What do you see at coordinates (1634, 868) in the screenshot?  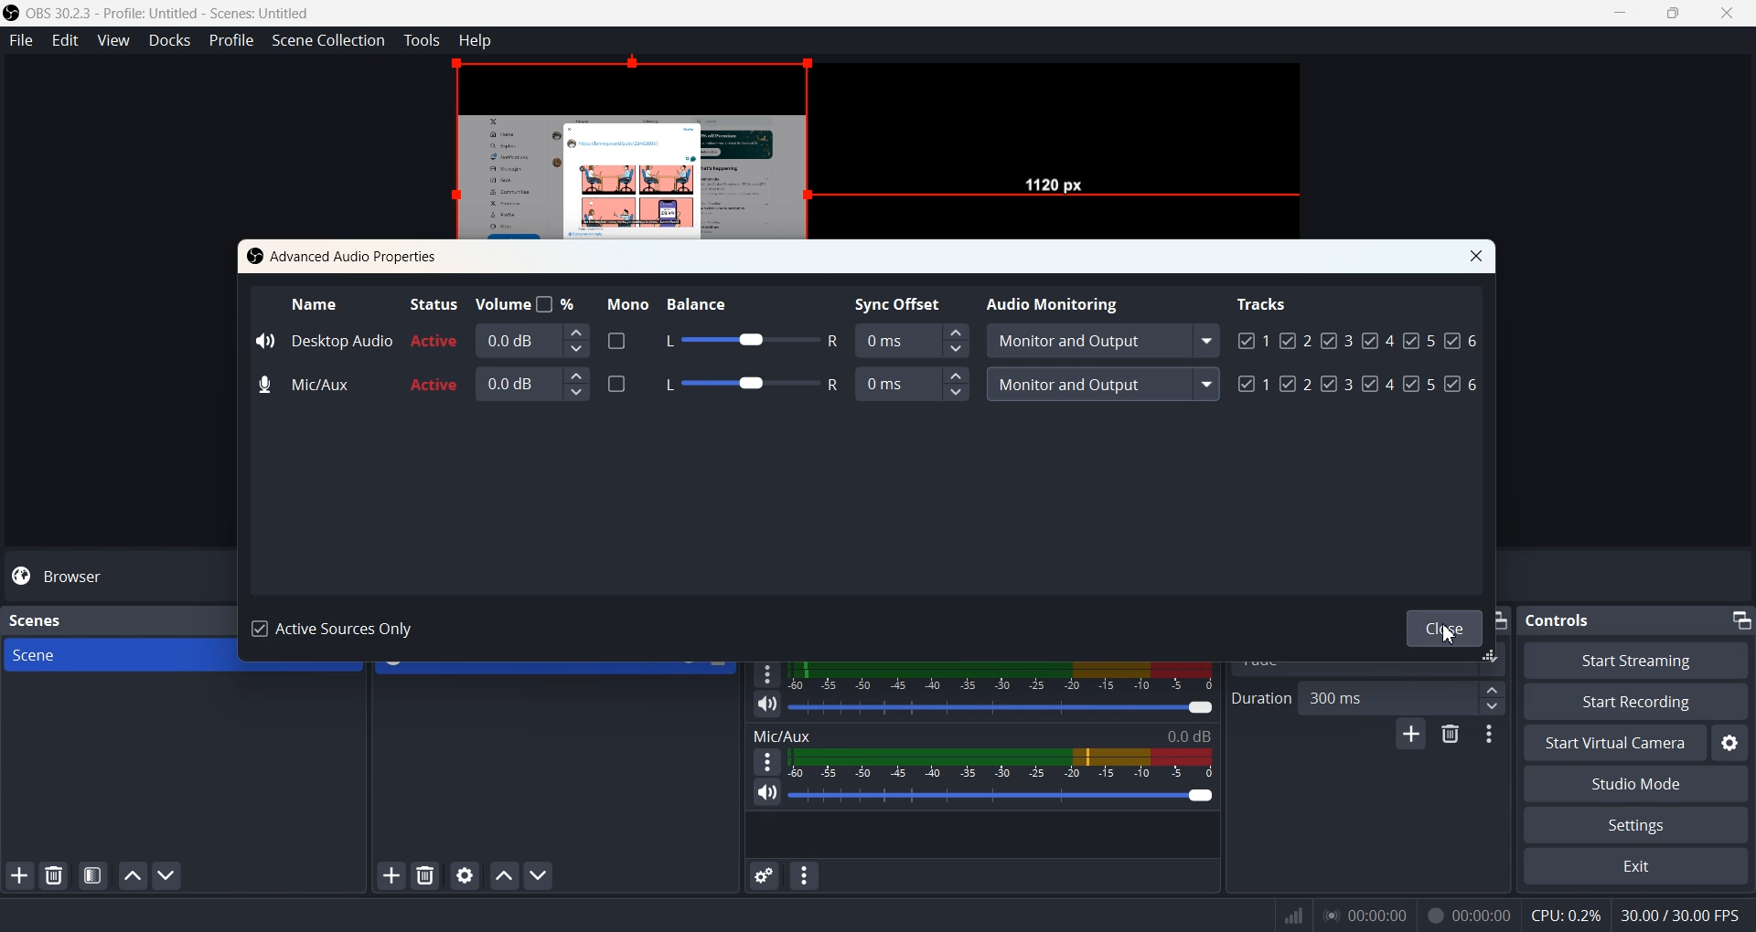 I see `Exit` at bounding box center [1634, 868].